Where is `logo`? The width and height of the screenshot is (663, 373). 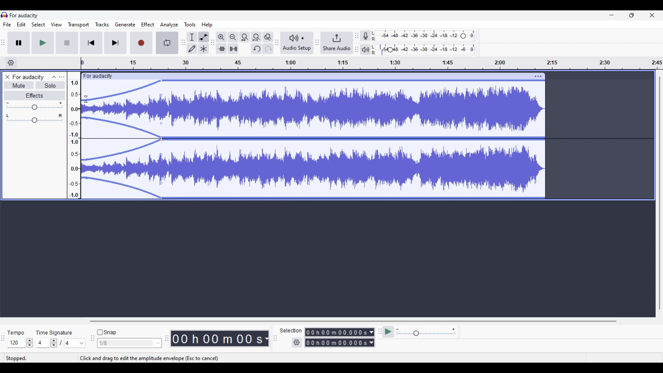
logo is located at coordinates (4, 15).